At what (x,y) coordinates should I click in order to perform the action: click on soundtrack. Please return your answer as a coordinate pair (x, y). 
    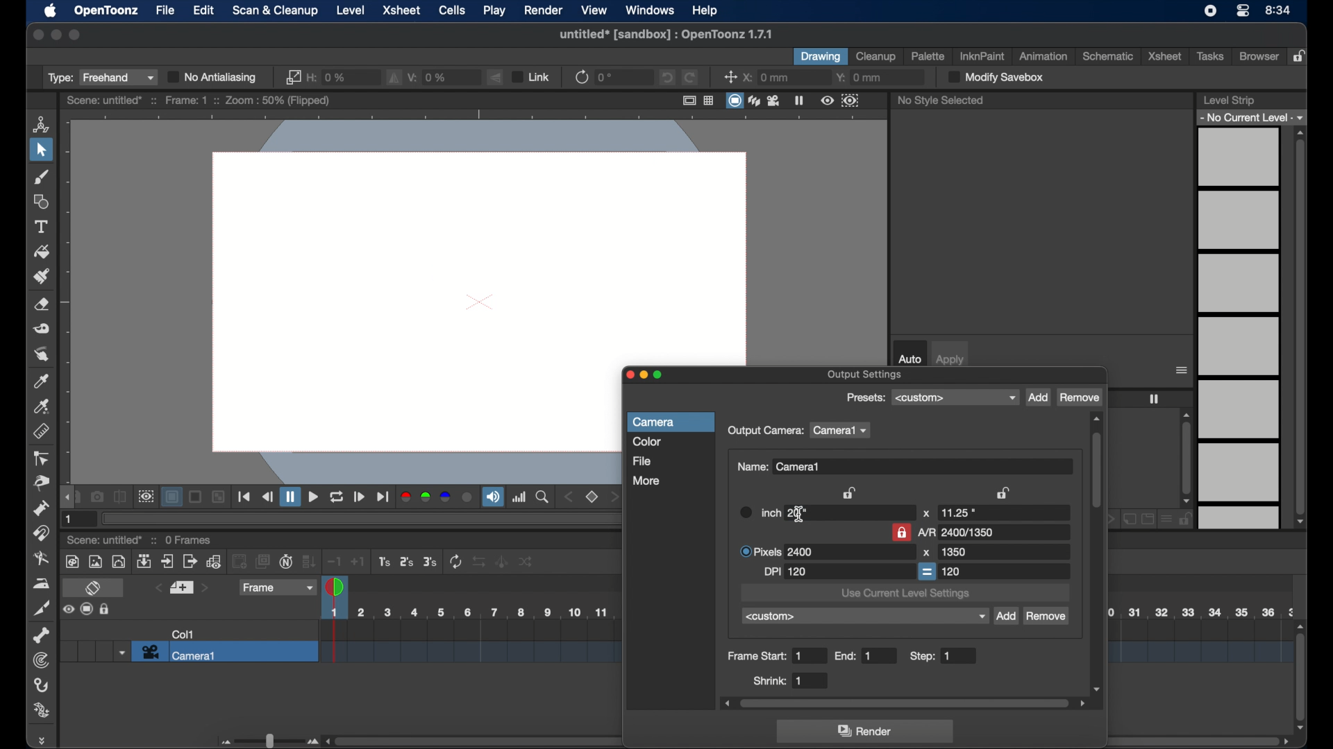
    Looking at the image, I should click on (493, 497).